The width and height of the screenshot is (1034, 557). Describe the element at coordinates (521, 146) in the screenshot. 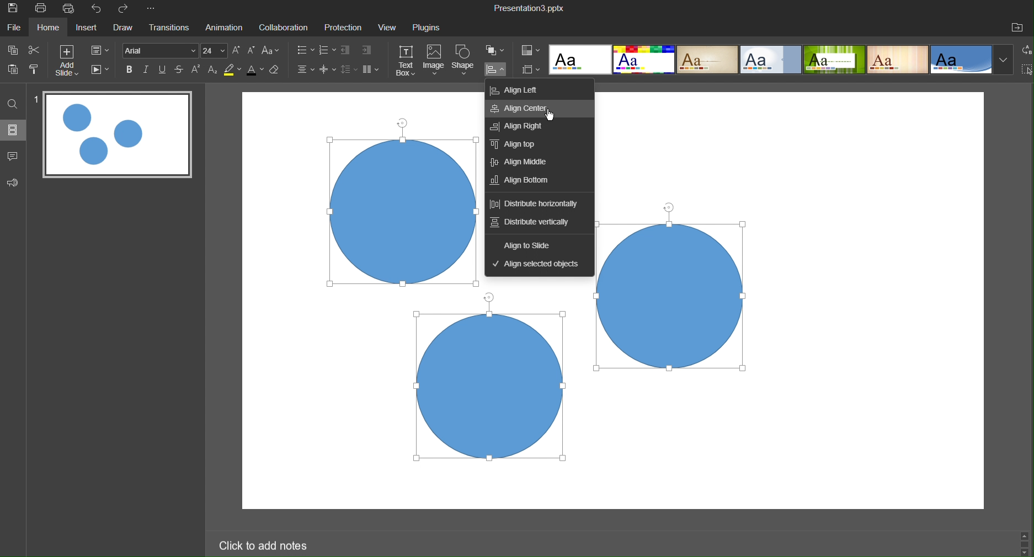

I see `Align Top` at that location.